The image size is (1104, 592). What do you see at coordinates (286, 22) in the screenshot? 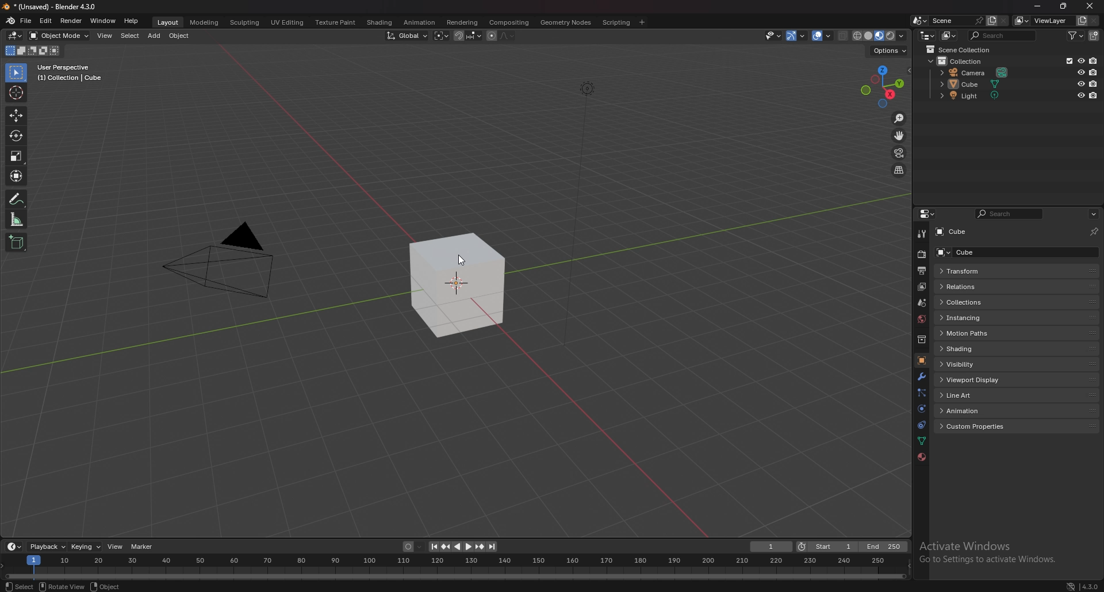
I see `uv editing` at bounding box center [286, 22].